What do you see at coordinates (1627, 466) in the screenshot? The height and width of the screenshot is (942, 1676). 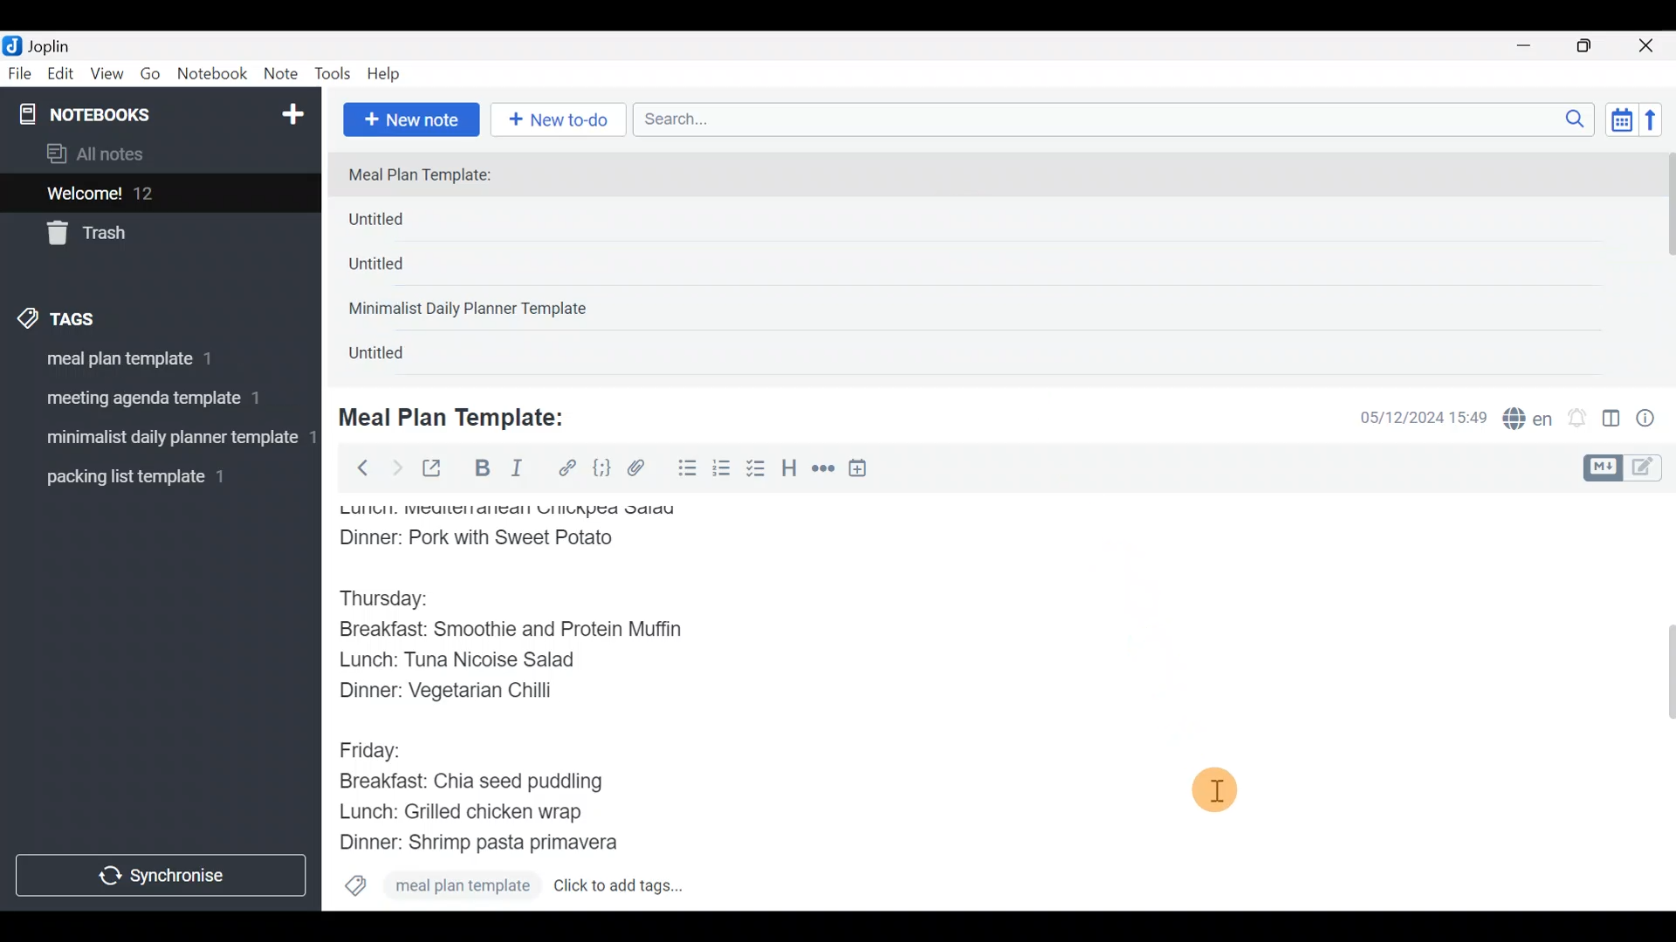 I see `Toggle editors` at bounding box center [1627, 466].